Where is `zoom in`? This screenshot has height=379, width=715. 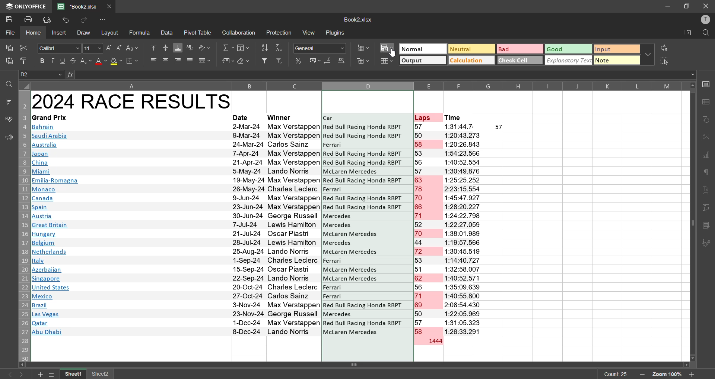 zoom in is located at coordinates (692, 374).